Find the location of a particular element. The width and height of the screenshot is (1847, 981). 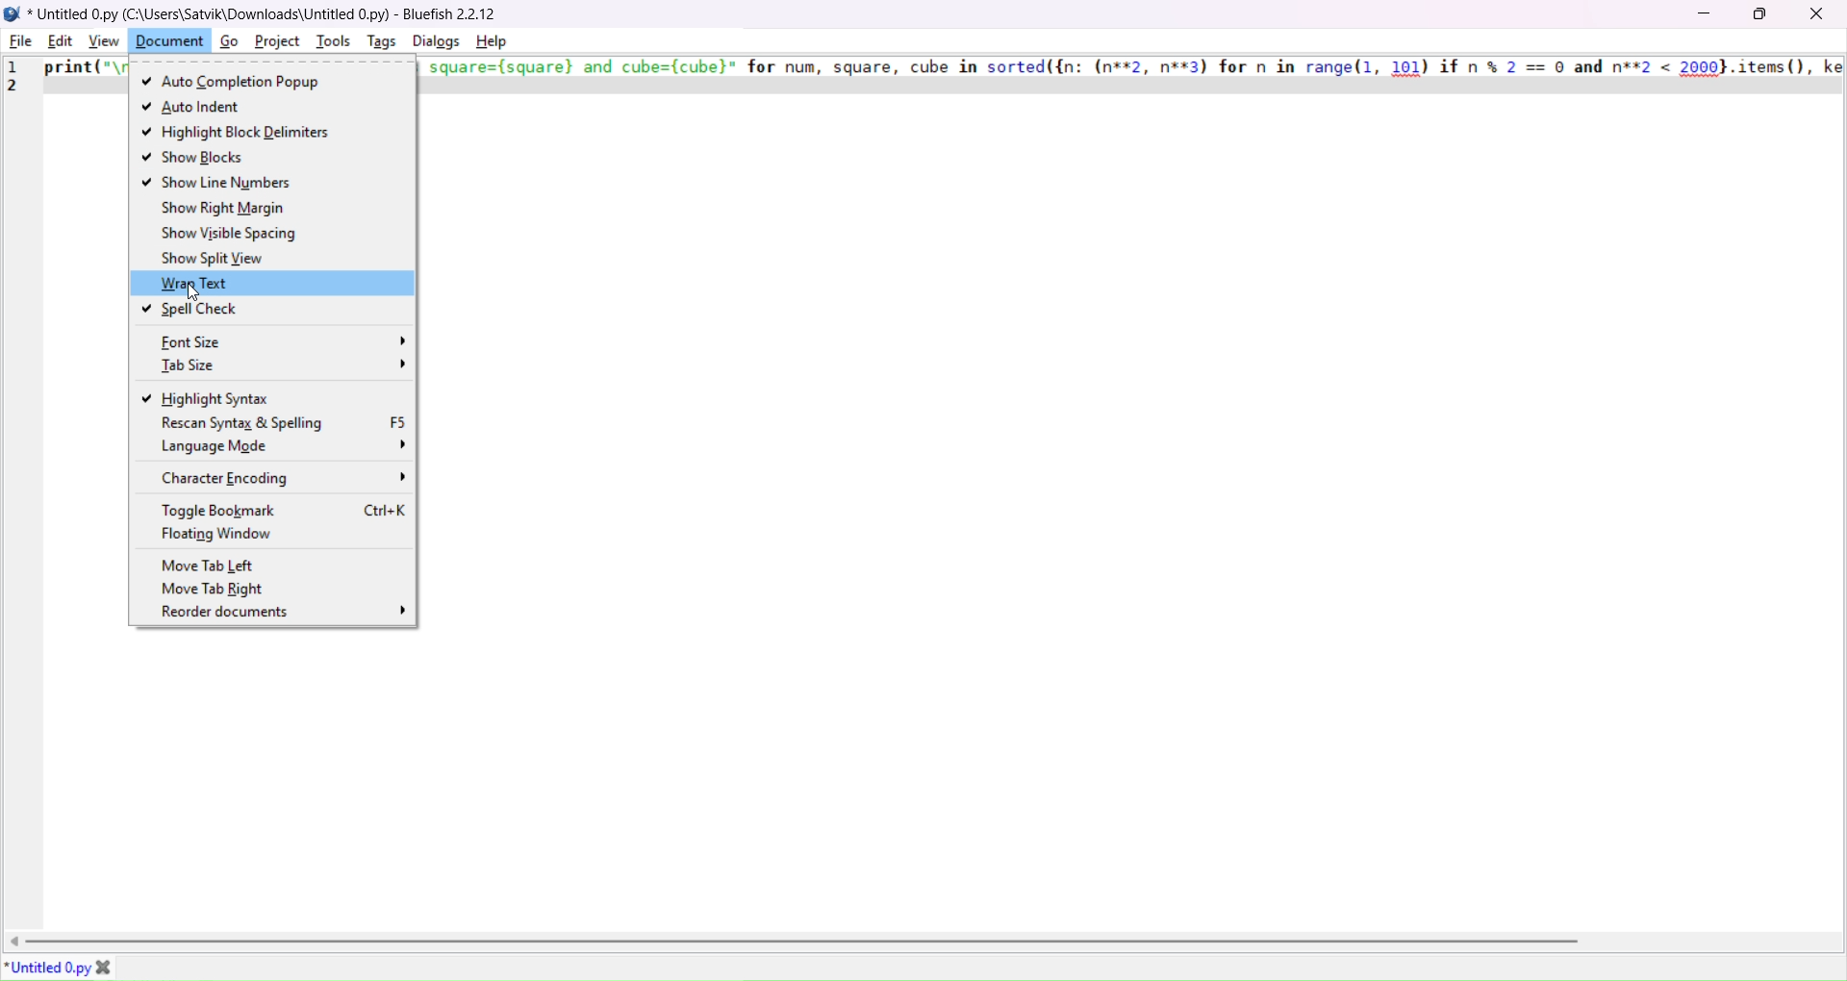

show visible spacing is located at coordinates (229, 235).